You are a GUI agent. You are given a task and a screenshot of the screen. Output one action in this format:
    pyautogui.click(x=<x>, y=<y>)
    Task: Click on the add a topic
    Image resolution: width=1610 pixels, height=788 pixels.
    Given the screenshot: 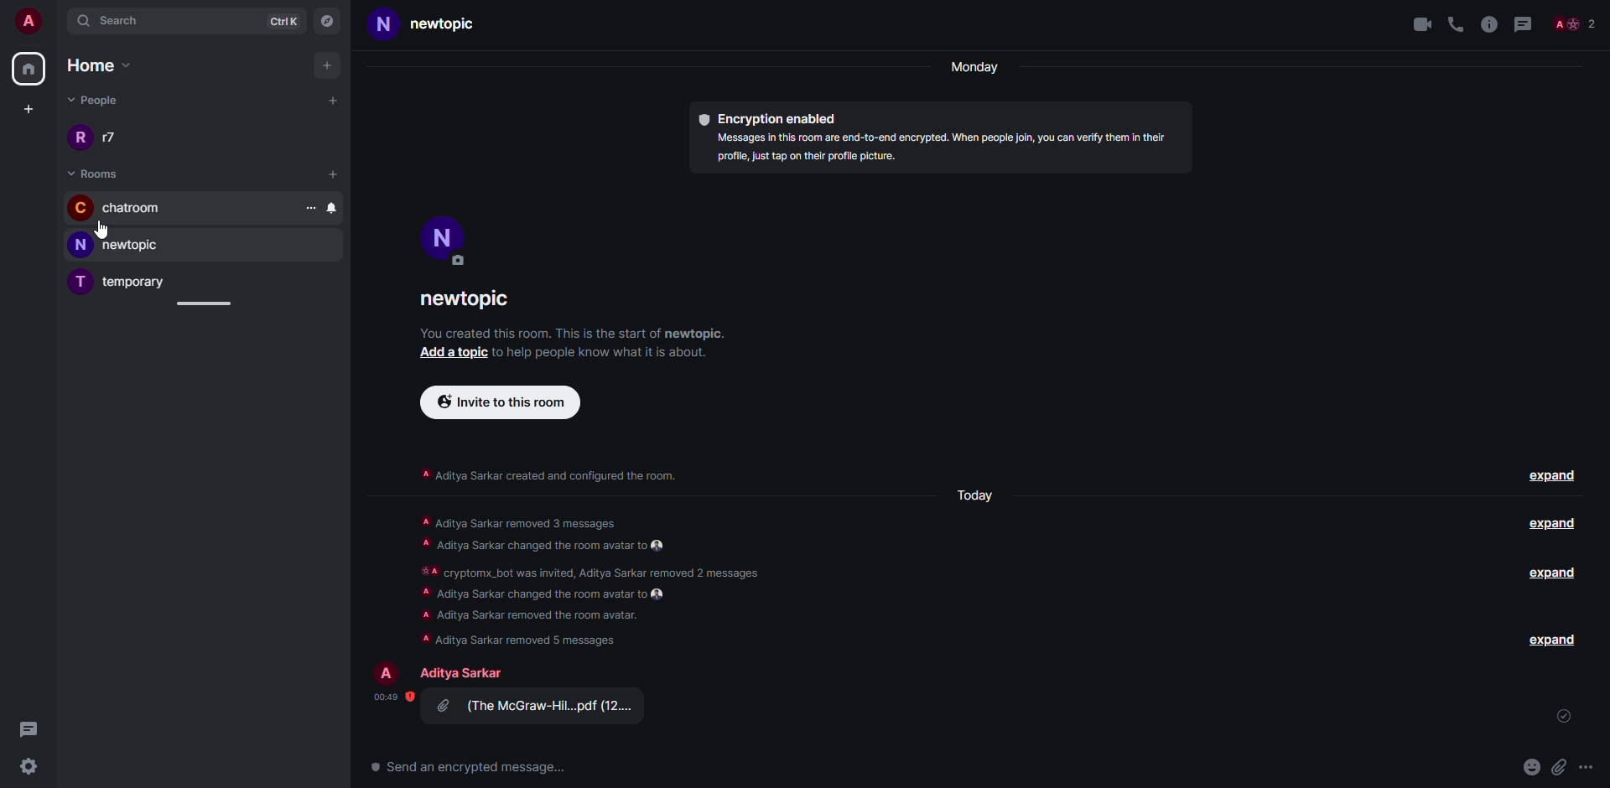 What is the action you would take?
    pyautogui.click(x=447, y=354)
    